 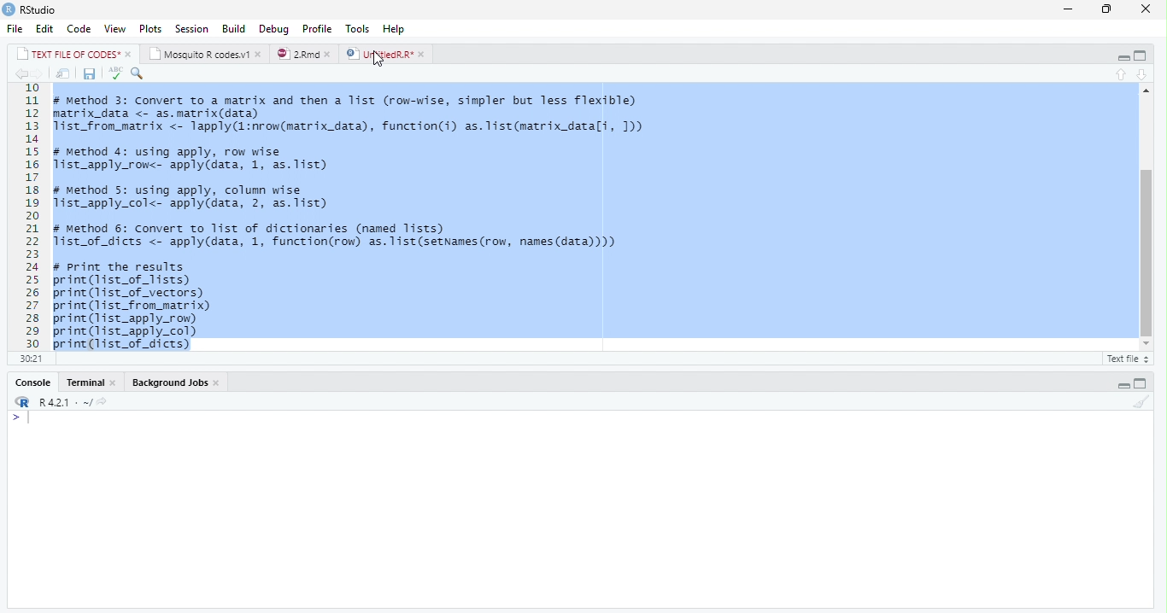 What do you see at coordinates (73, 54) in the screenshot?
I see `TEXT FILE OF CODES*` at bounding box center [73, 54].